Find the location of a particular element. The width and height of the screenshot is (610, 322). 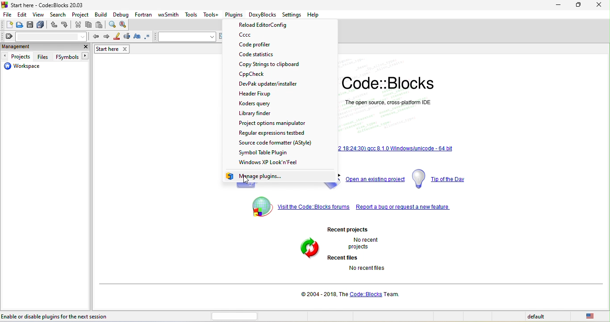

close is located at coordinates (599, 5).